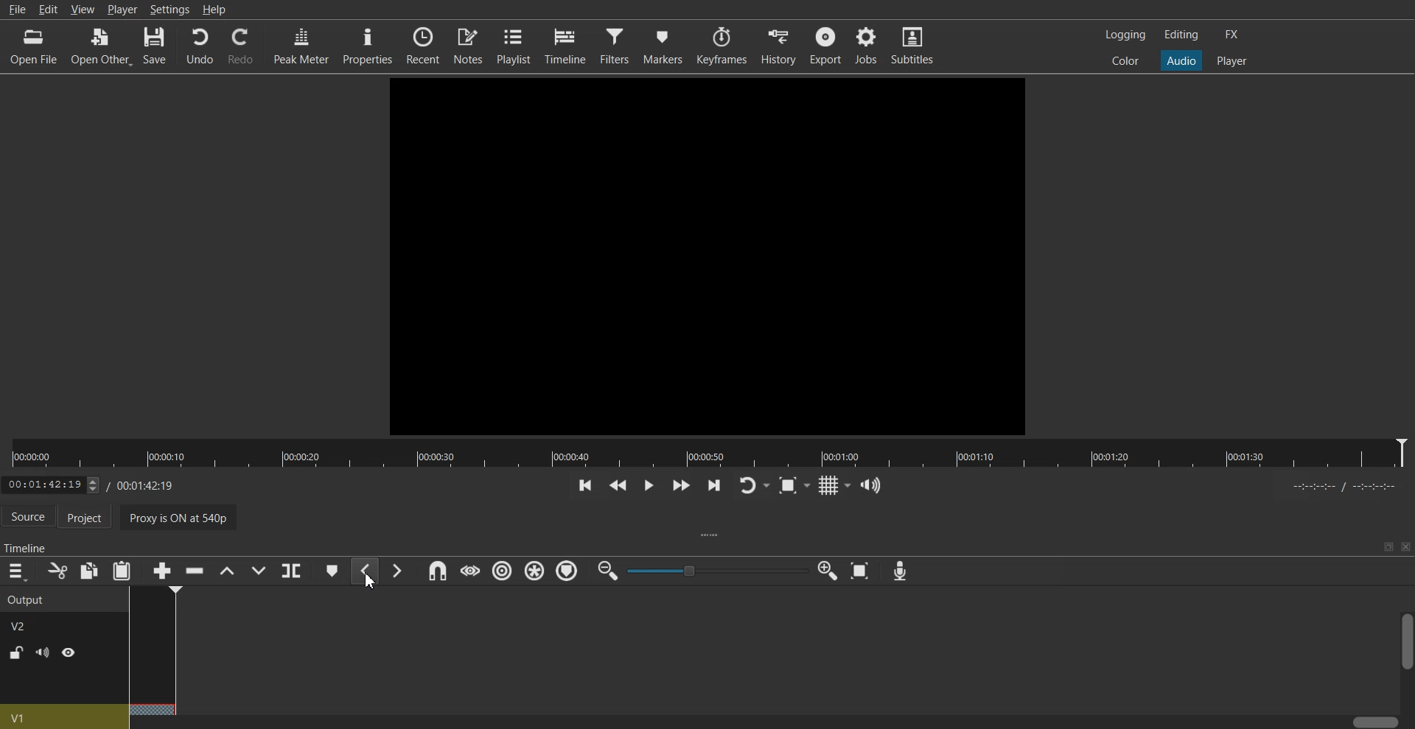 This screenshot has height=729, width=1415. What do you see at coordinates (69, 652) in the screenshot?
I see `Hide` at bounding box center [69, 652].